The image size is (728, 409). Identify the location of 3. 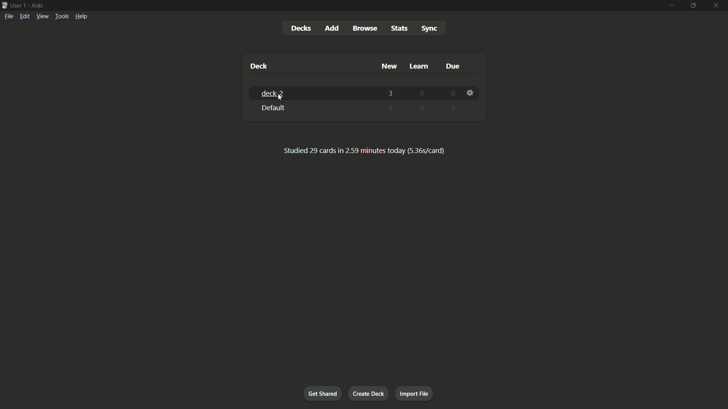
(392, 94).